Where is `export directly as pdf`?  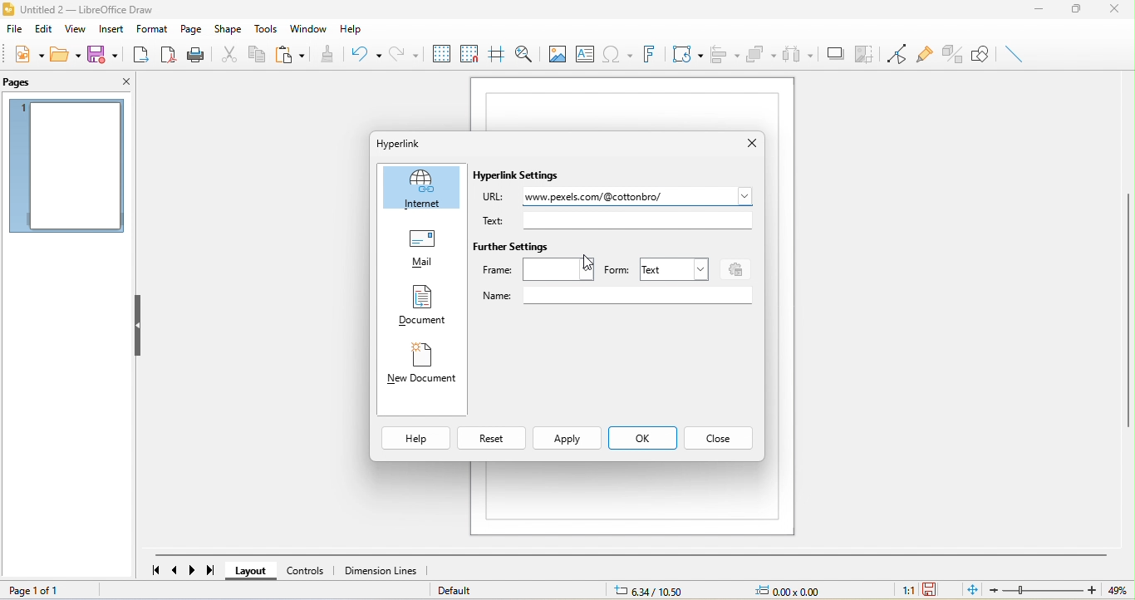 export directly as pdf is located at coordinates (170, 54).